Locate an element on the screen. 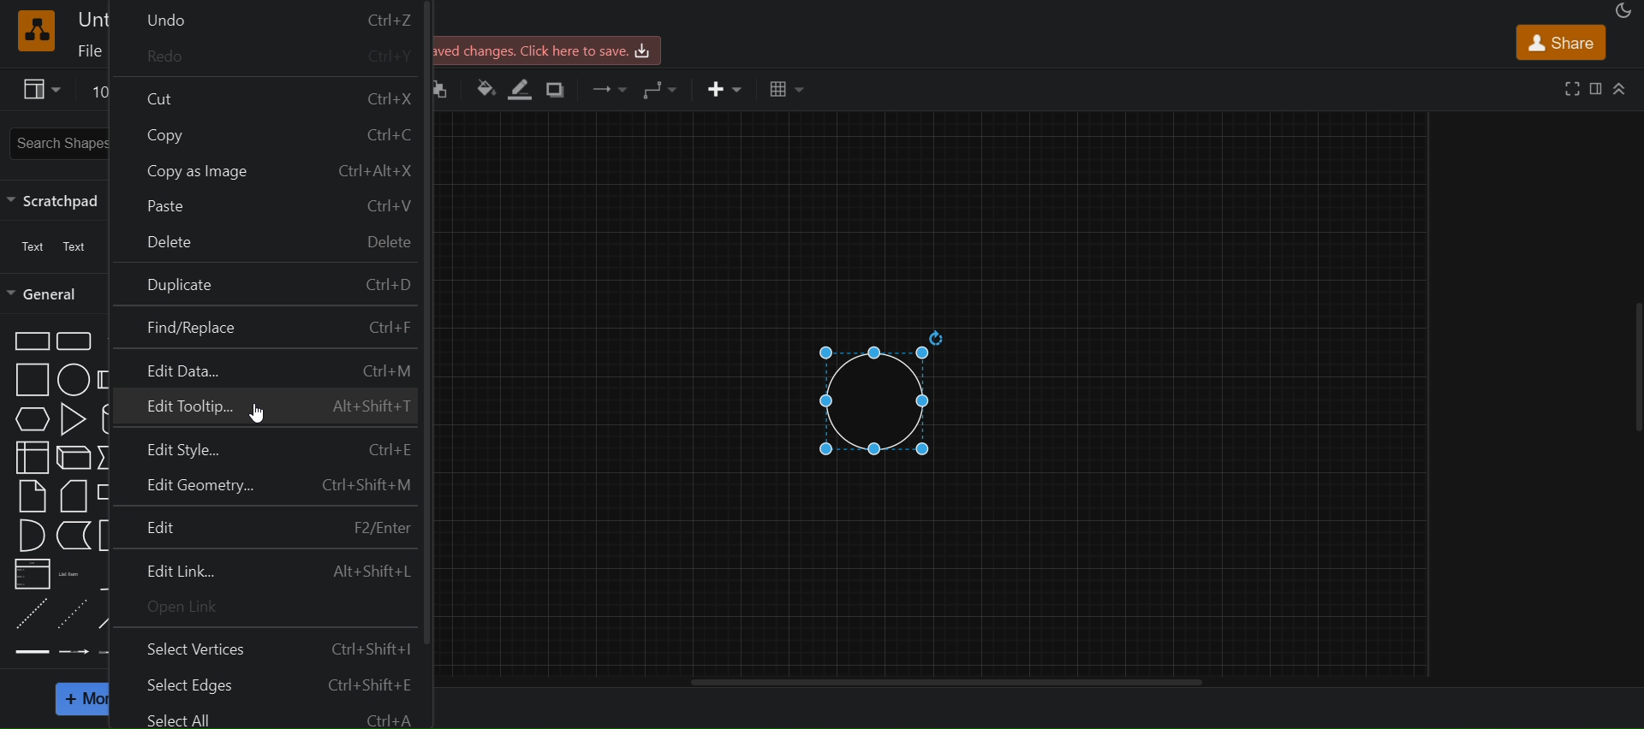  find/replace is located at coordinates (265, 329).